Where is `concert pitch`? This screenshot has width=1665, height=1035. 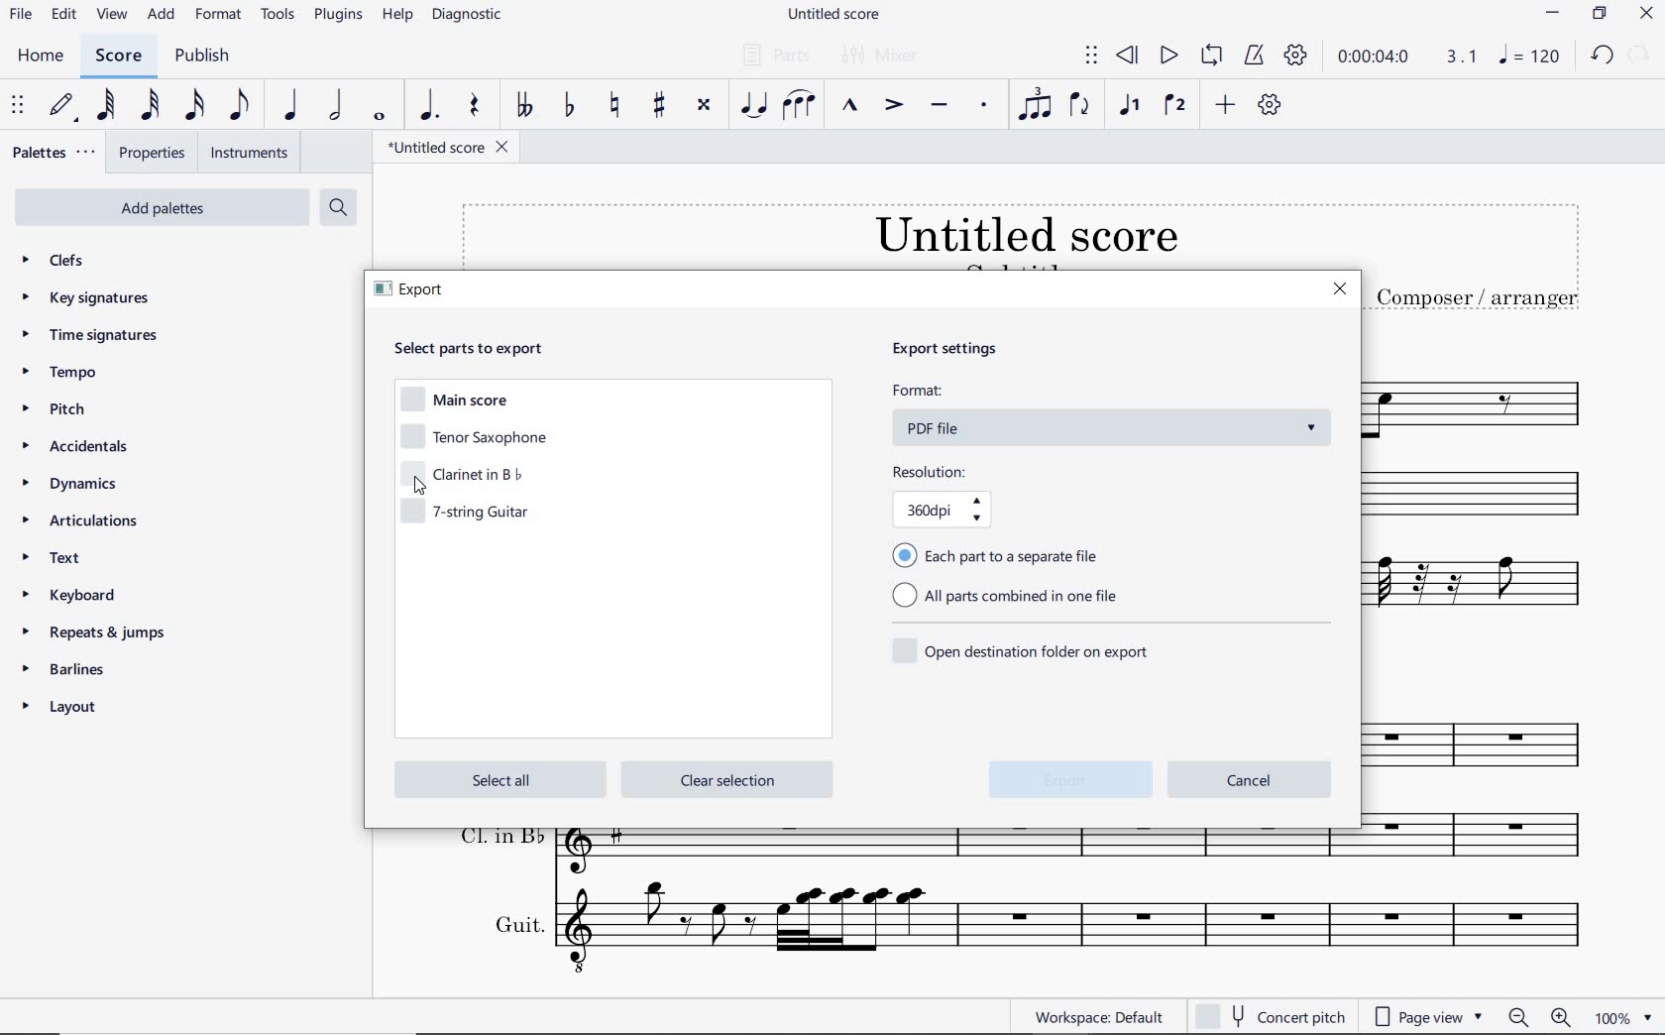
concert pitch is located at coordinates (1273, 1017).